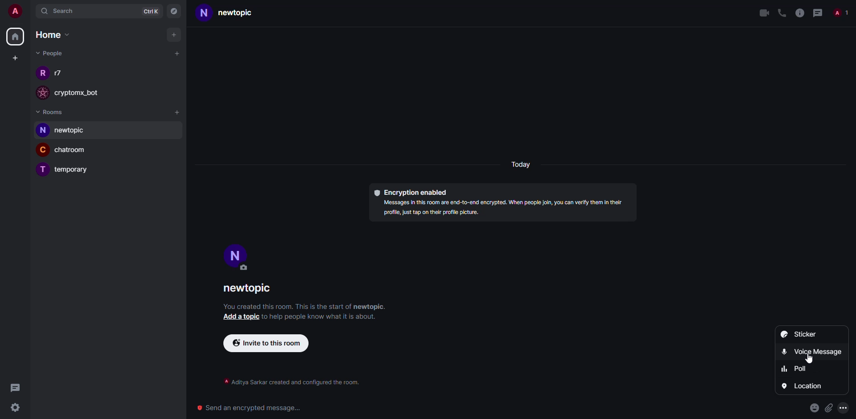 This screenshot has height=419, width=856. What do you see at coordinates (173, 34) in the screenshot?
I see `add` at bounding box center [173, 34].